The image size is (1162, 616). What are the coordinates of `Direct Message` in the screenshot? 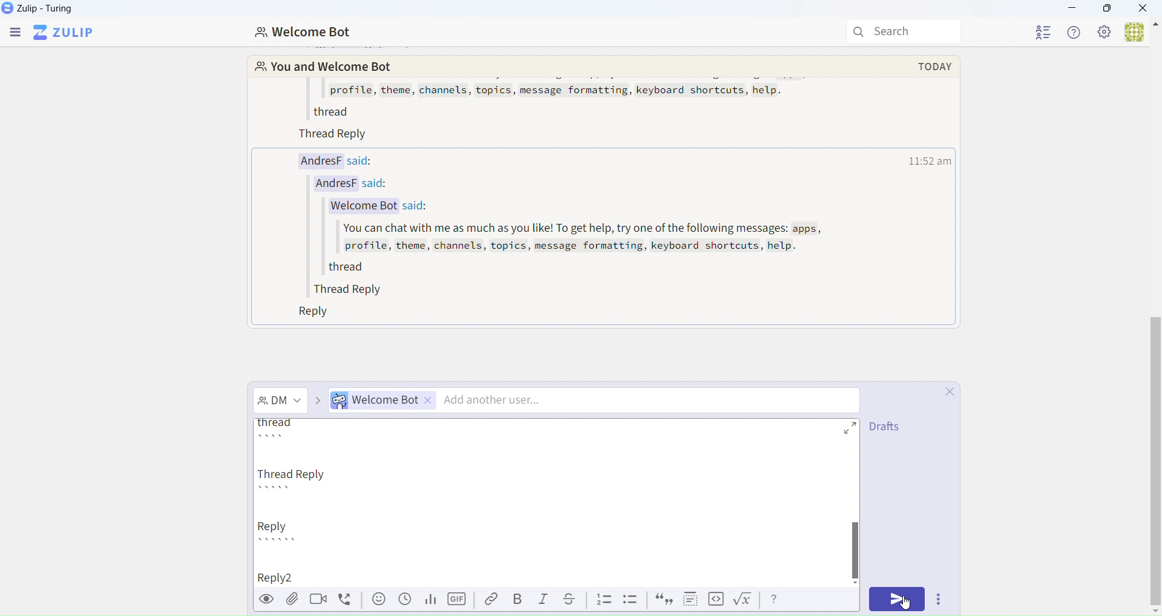 It's located at (588, 400).